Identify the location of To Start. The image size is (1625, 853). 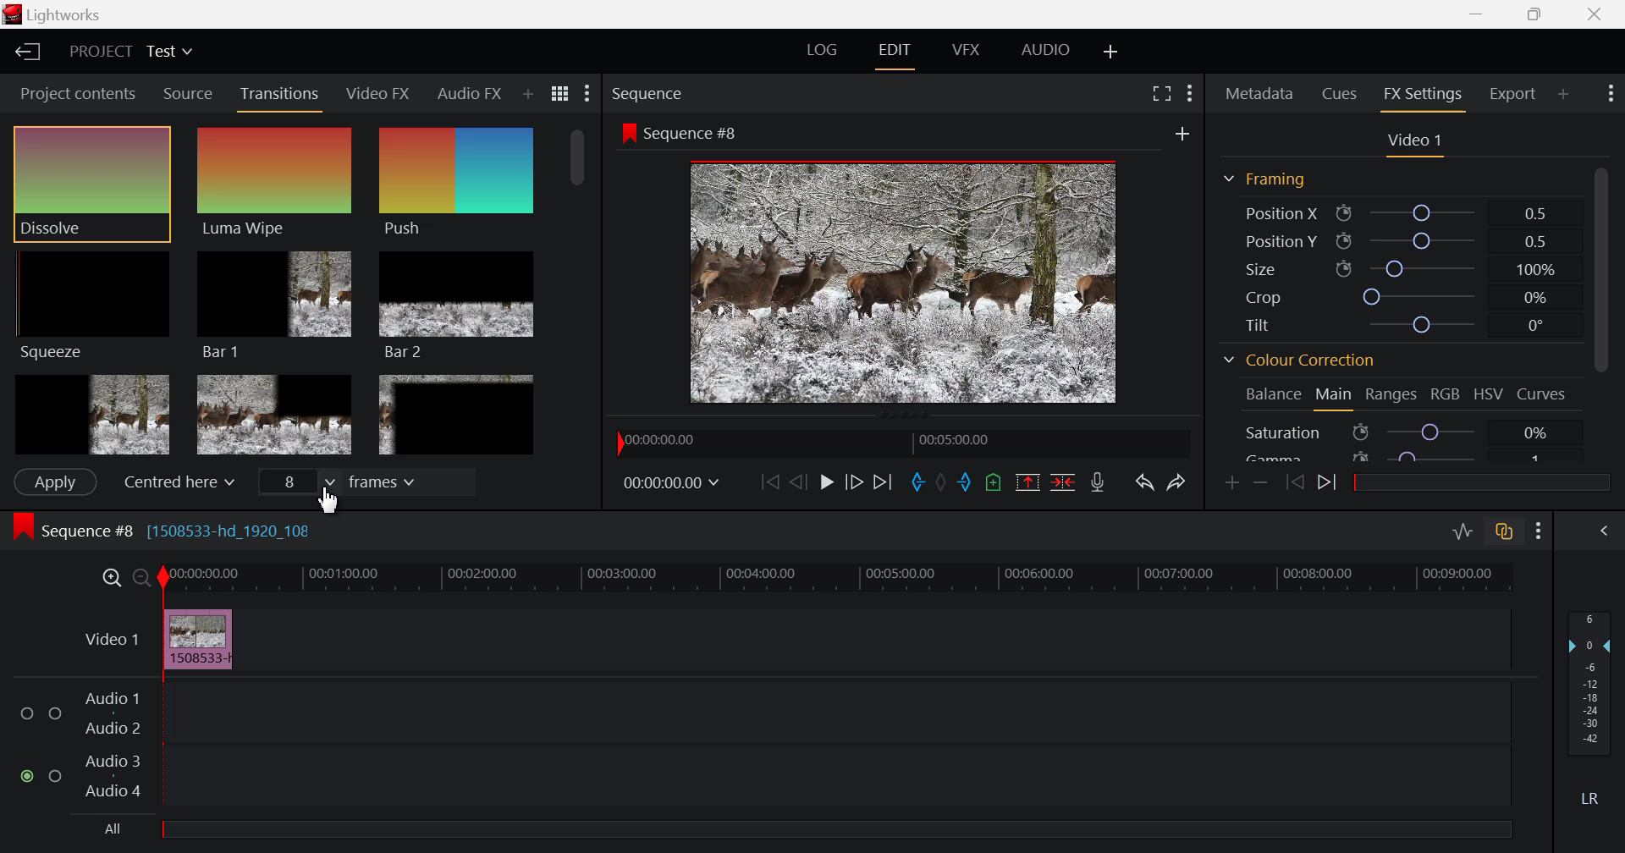
(768, 482).